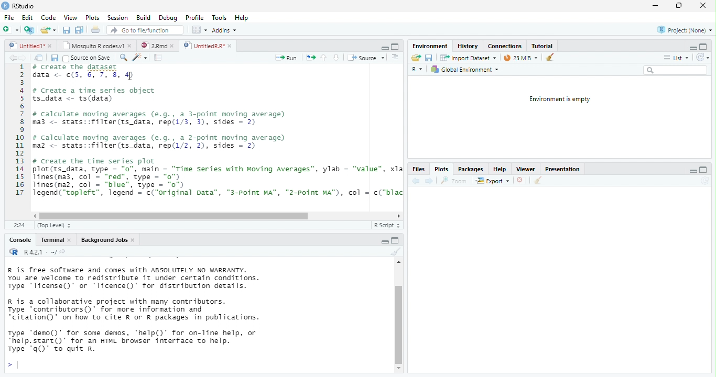  What do you see at coordinates (550, 57) in the screenshot?
I see `clear` at bounding box center [550, 57].